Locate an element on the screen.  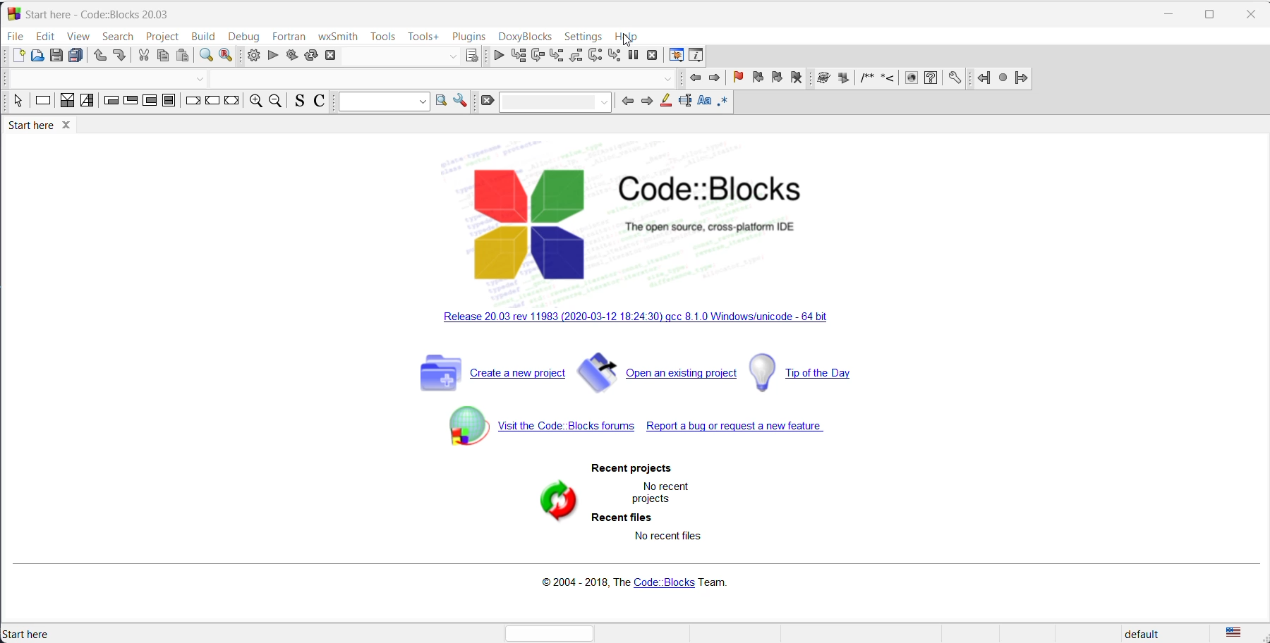
recent projects is located at coordinates (642, 470).